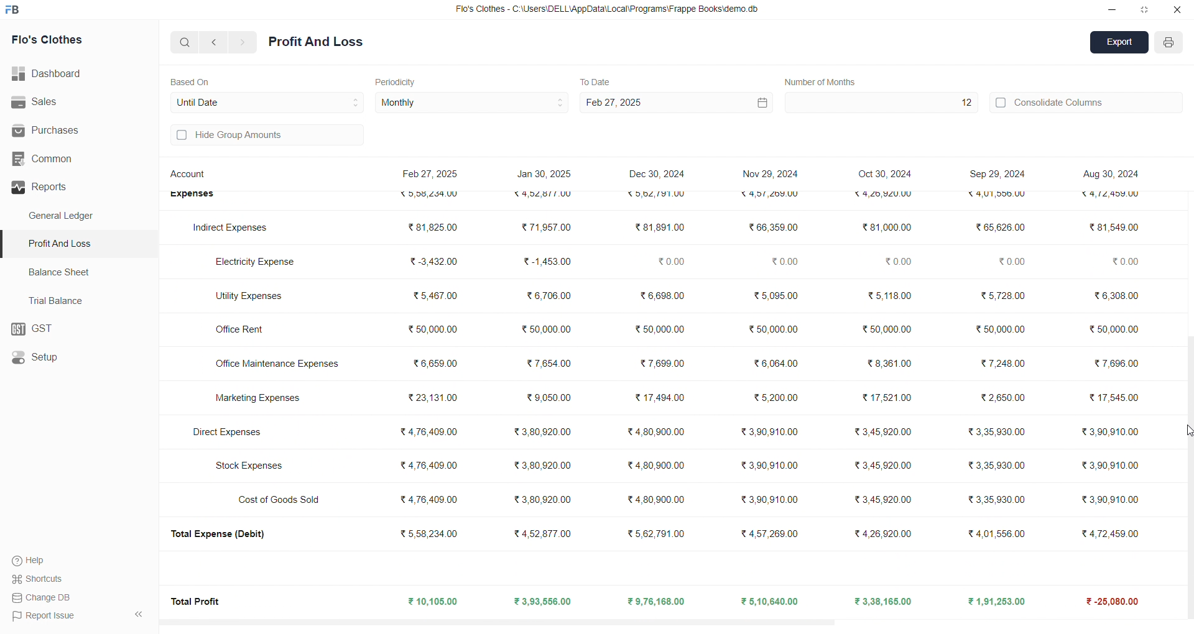 Image resolution: width=1194 pixels, height=634 pixels. What do you see at coordinates (1112, 296) in the screenshot?
I see `6,308.00` at bounding box center [1112, 296].